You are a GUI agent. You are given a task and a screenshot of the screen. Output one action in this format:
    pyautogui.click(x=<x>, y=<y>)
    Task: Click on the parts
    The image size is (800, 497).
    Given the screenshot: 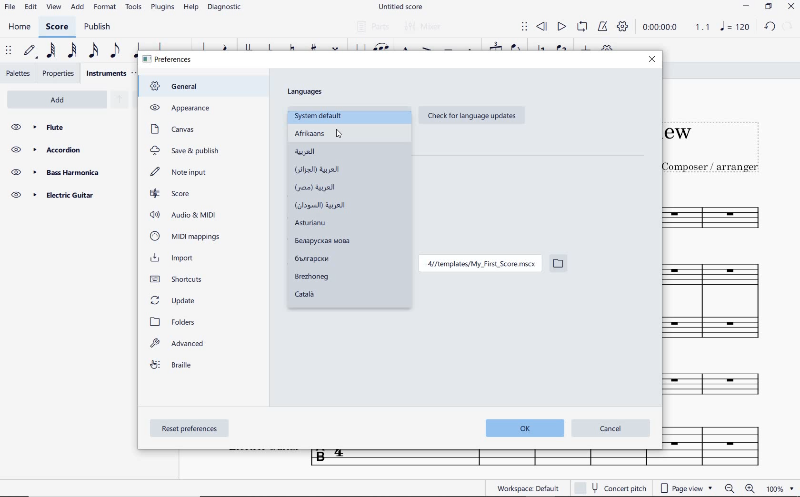 What is the action you would take?
    pyautogui.click(x=372, y=27)
    